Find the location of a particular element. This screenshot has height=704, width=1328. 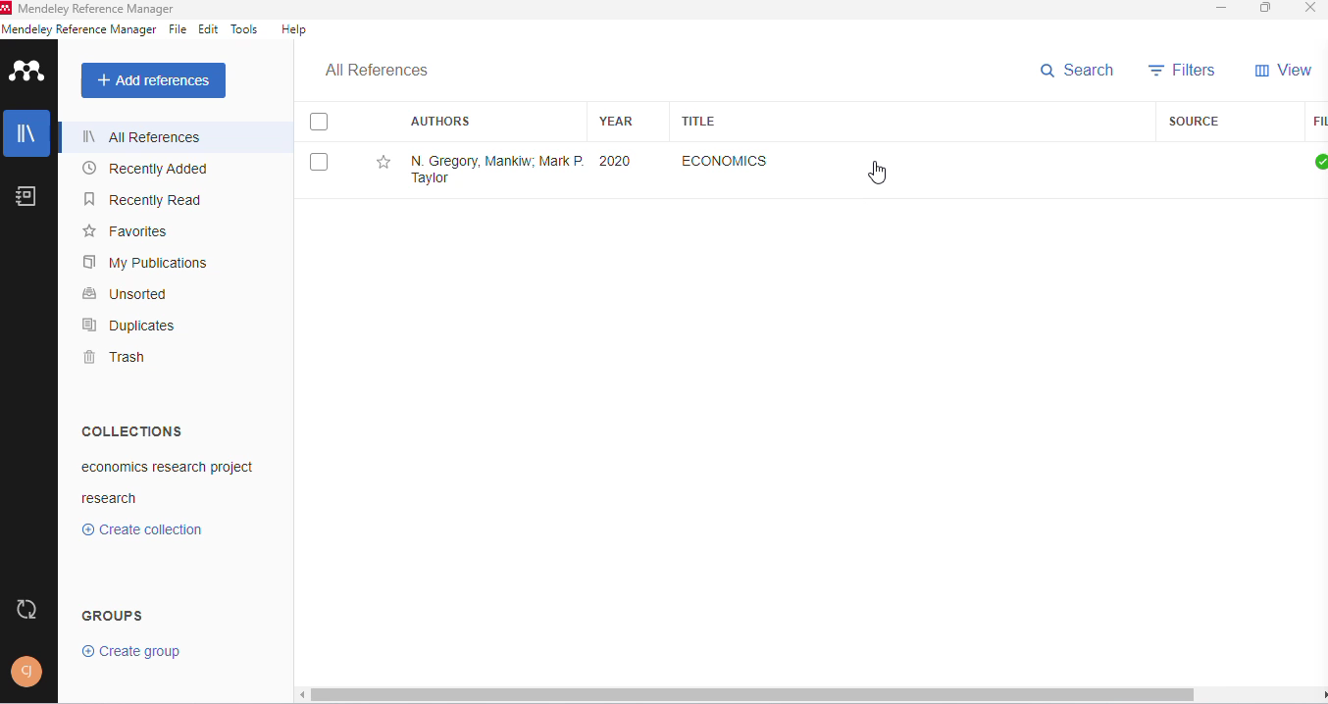

maximize is located at coordinates (1266, 9).